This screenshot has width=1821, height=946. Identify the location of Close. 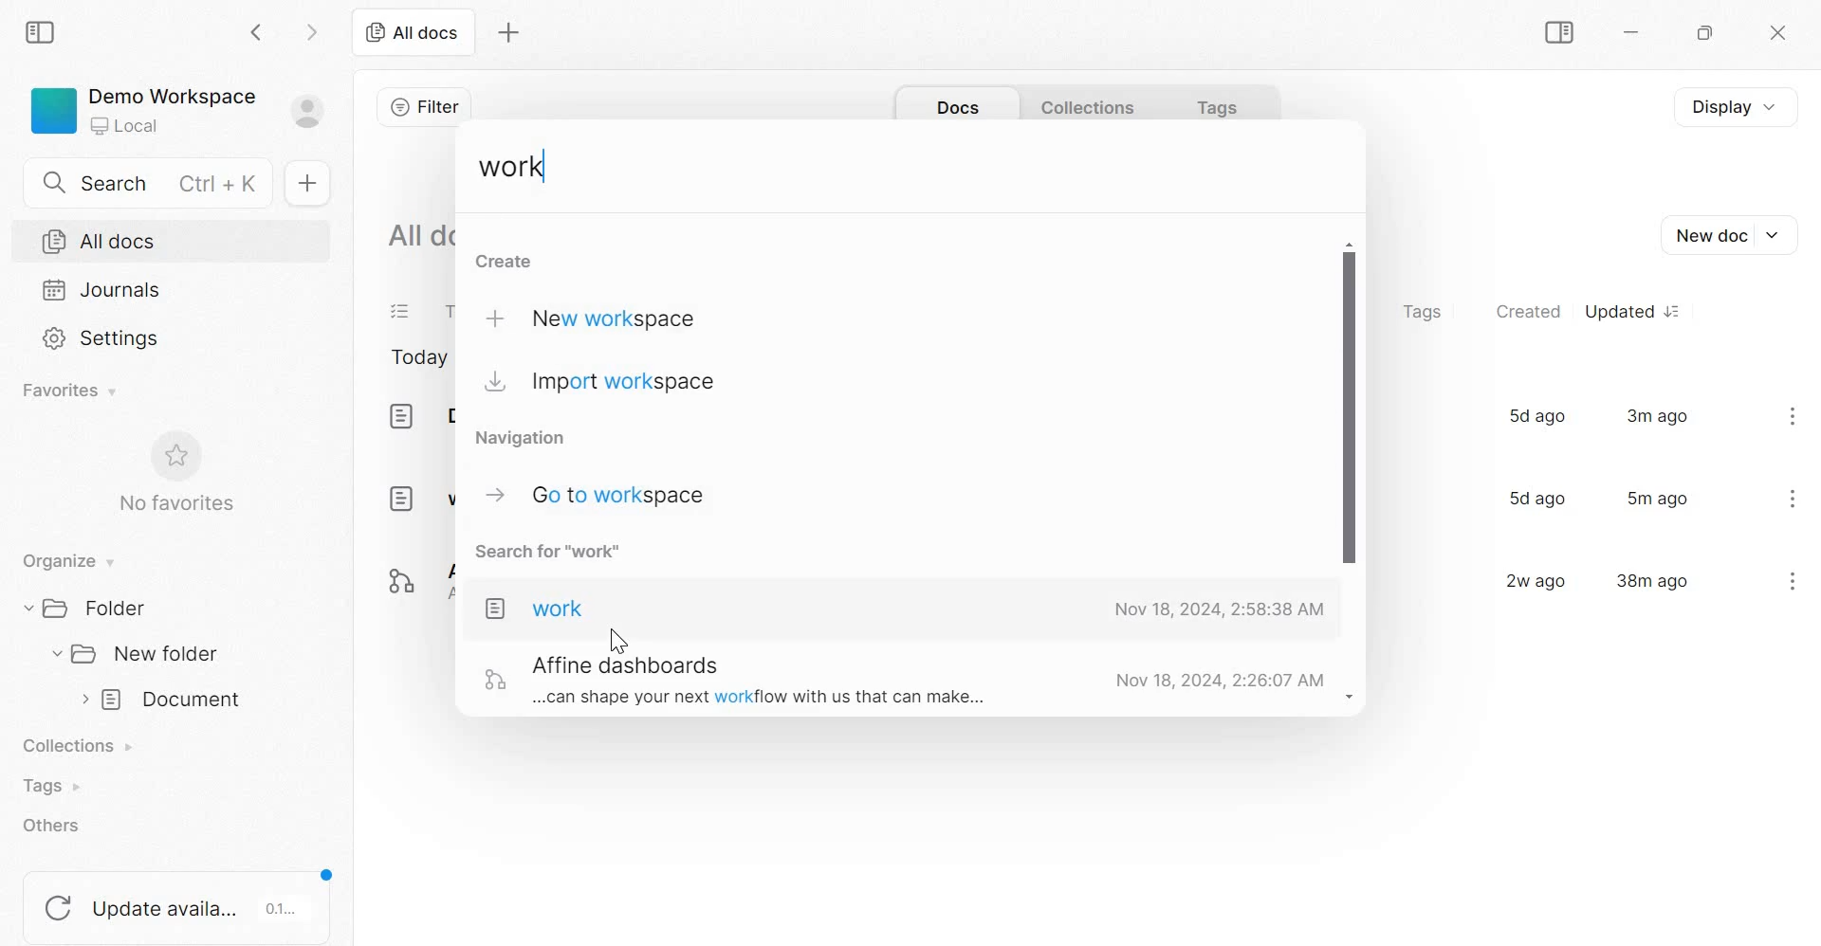
(1775, 34).